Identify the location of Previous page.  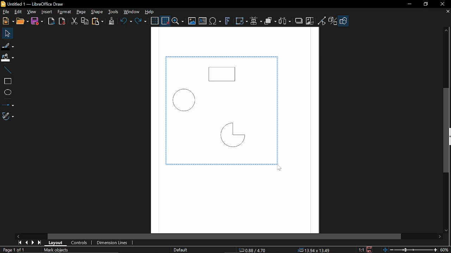
(25, 242).